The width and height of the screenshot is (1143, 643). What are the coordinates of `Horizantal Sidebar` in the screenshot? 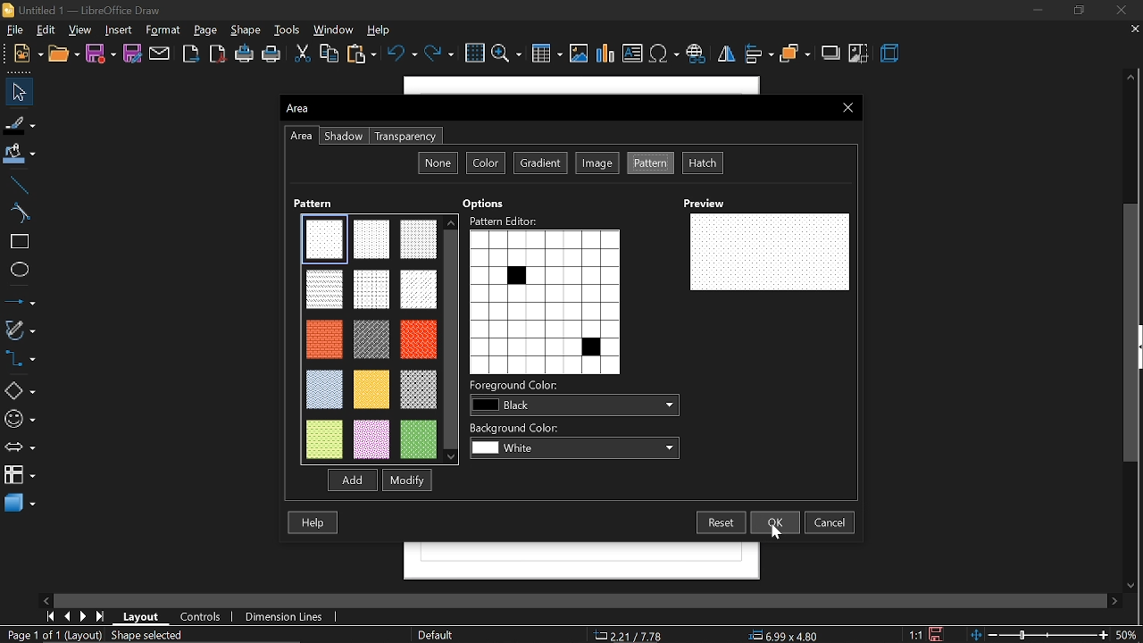 It's located at (576, 598).